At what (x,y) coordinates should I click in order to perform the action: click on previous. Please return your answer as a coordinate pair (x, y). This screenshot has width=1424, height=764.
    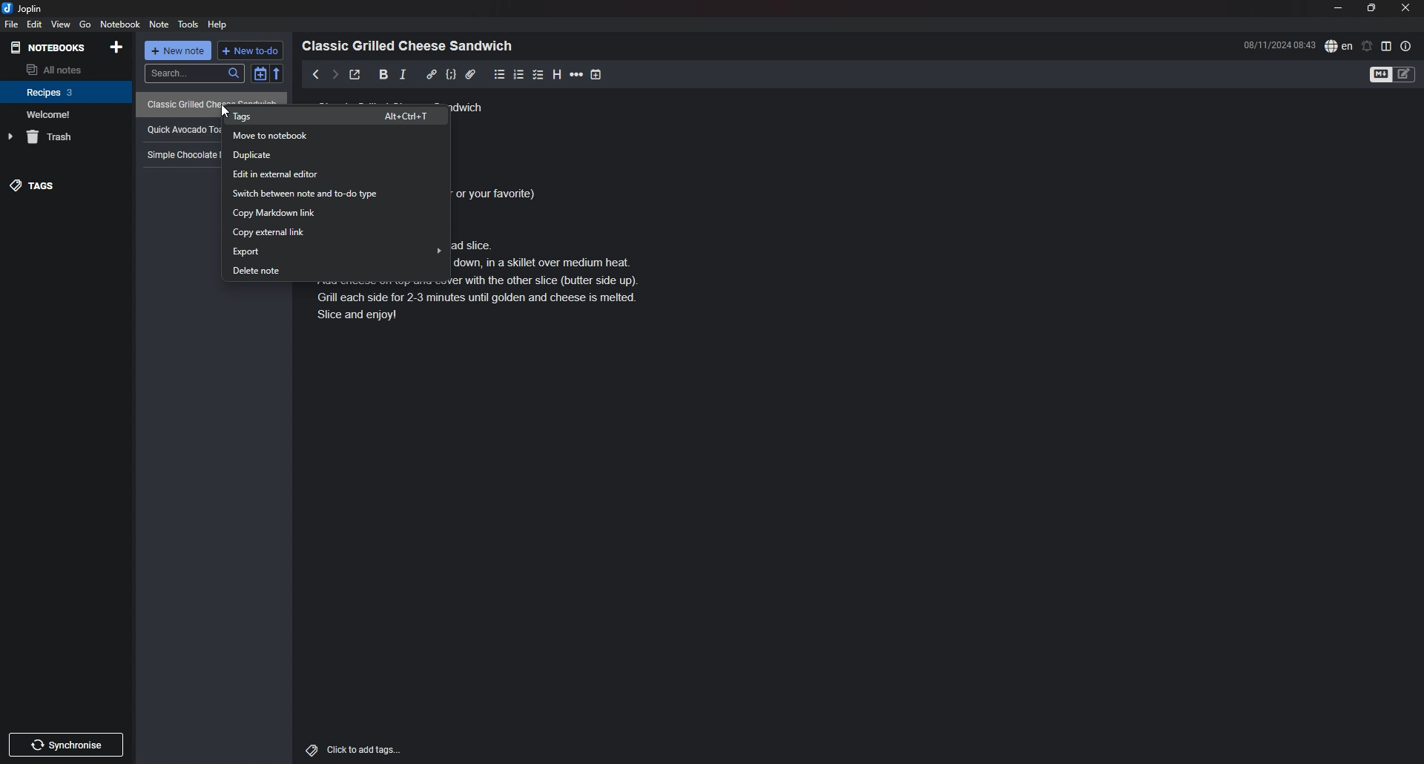
    Looking at the image, I should click on (316, 74).